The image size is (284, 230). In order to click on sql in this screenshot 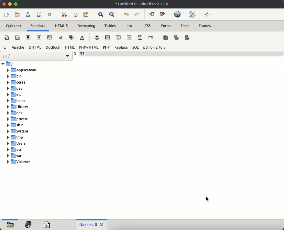, I will do `click(136, 47)`.